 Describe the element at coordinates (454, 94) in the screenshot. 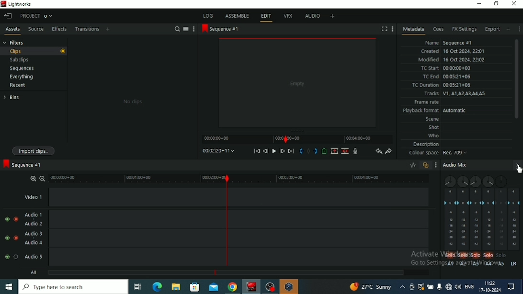

I see `Tracks` at that location.